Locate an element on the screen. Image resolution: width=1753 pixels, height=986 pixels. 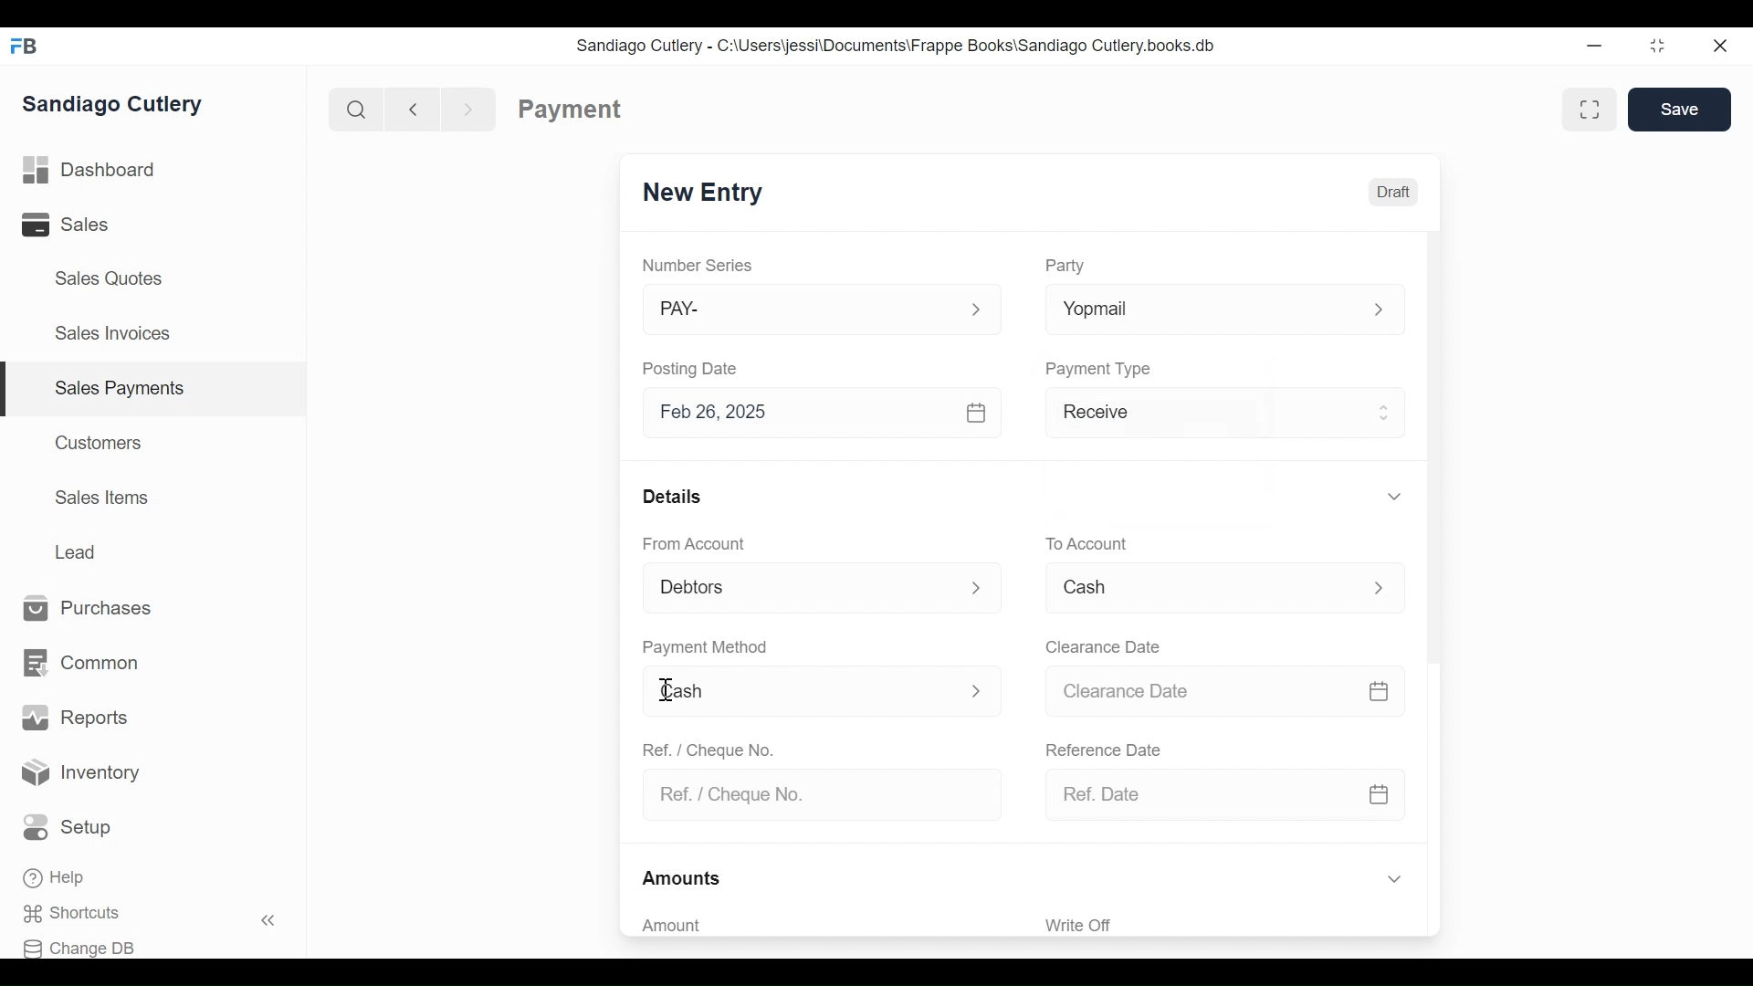
Clearance Date is located at coordinates (1201, 692).